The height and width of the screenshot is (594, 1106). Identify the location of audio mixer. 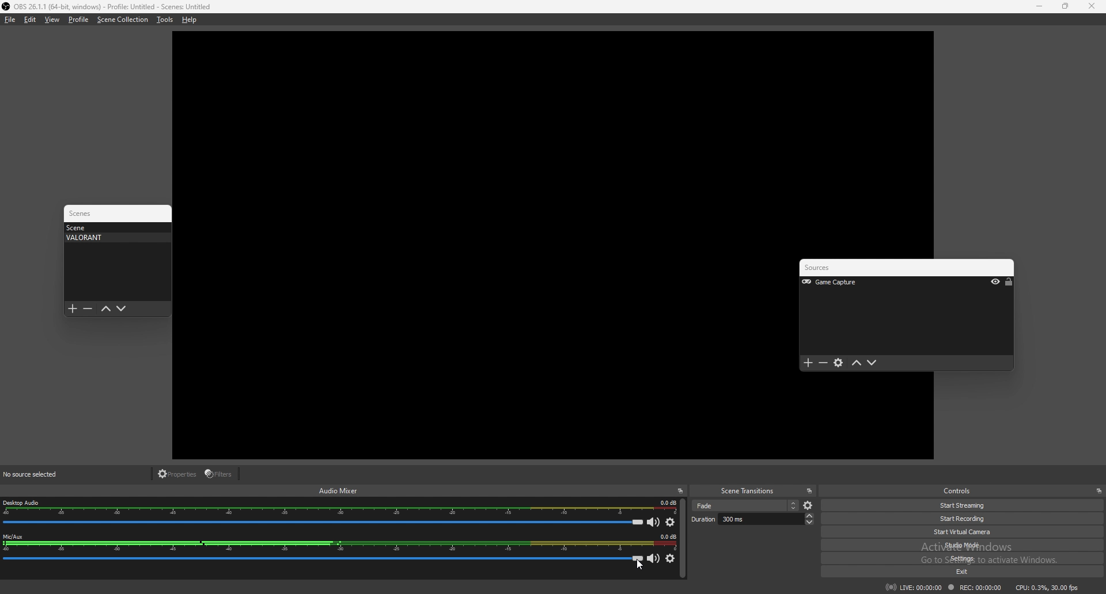
(339, 490).